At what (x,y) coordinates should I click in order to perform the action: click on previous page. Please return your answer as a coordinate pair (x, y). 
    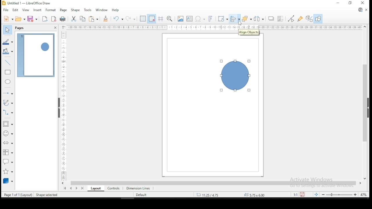
    Looking at the image, I should click on (72, 188).